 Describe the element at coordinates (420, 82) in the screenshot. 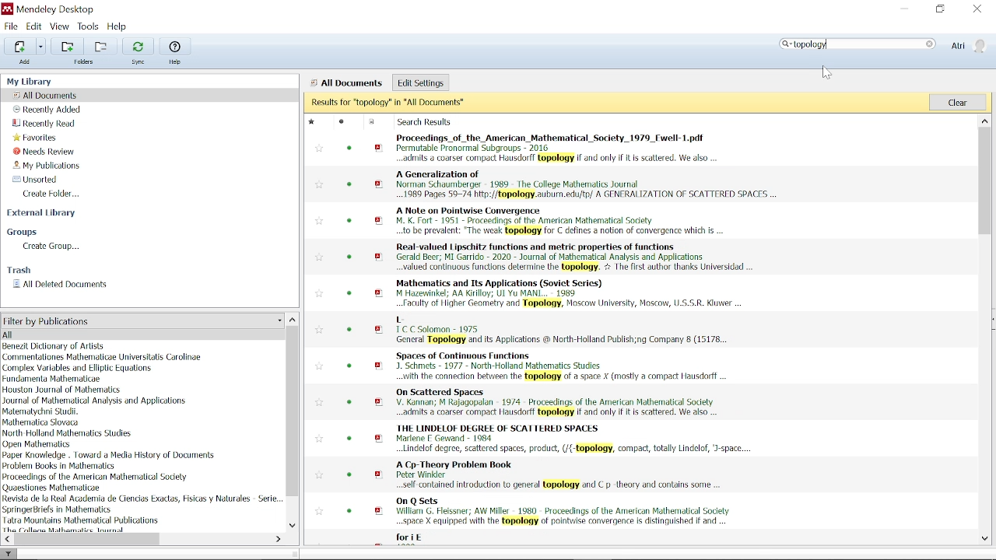

I see `Edit settings` at that location.